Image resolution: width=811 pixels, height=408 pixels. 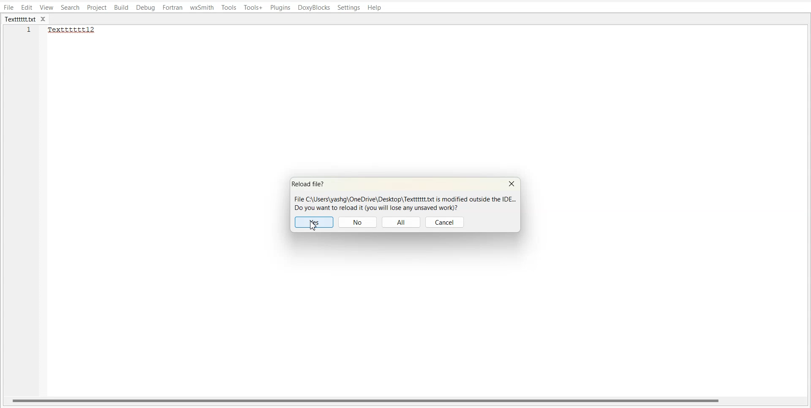 What do you see at coordinates (315, 222) in the screenshot?
I see `Yes` at bounding box center [315, 222].